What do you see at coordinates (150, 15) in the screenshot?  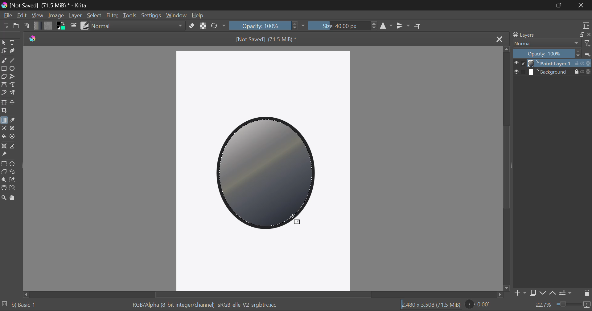 I see `Settings` at bounding box center [150, 15].